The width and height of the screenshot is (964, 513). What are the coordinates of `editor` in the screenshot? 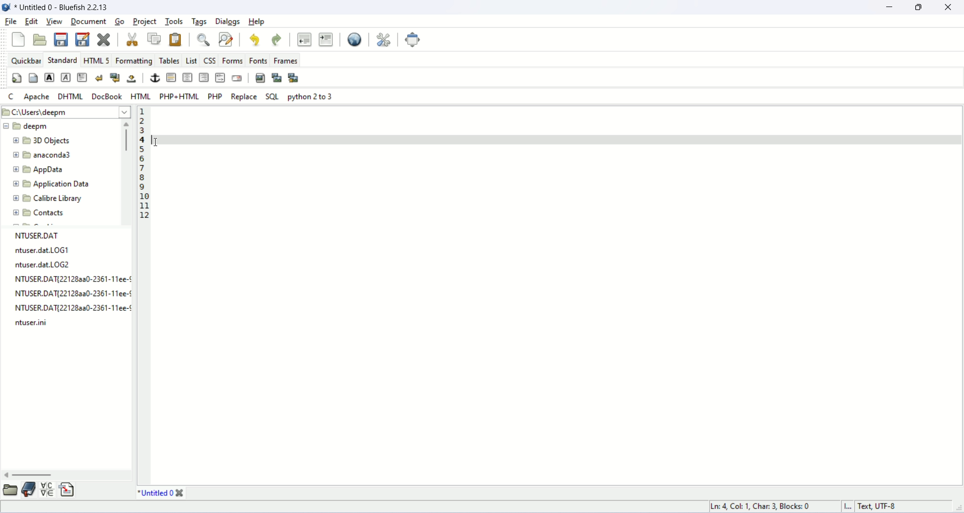 It's located at (558, 295).